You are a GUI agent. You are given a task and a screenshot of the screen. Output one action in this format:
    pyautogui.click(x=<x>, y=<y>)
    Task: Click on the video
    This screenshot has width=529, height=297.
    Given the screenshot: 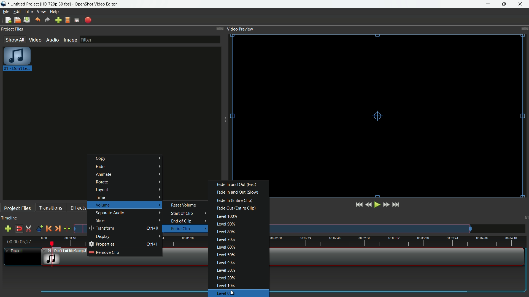 What is the action you would take?
    pyautogui.click(x=35, y=40)
    